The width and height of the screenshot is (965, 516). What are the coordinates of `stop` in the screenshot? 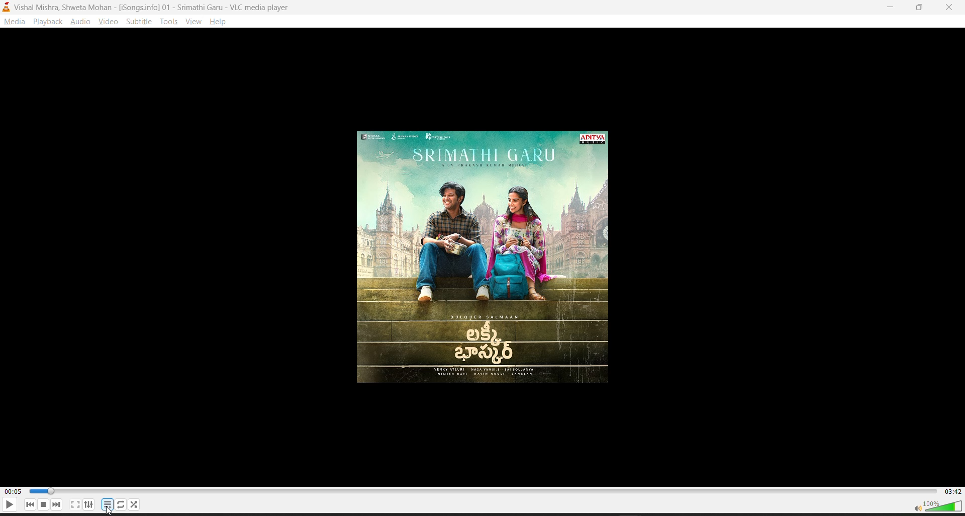 It's located at (44, 504).